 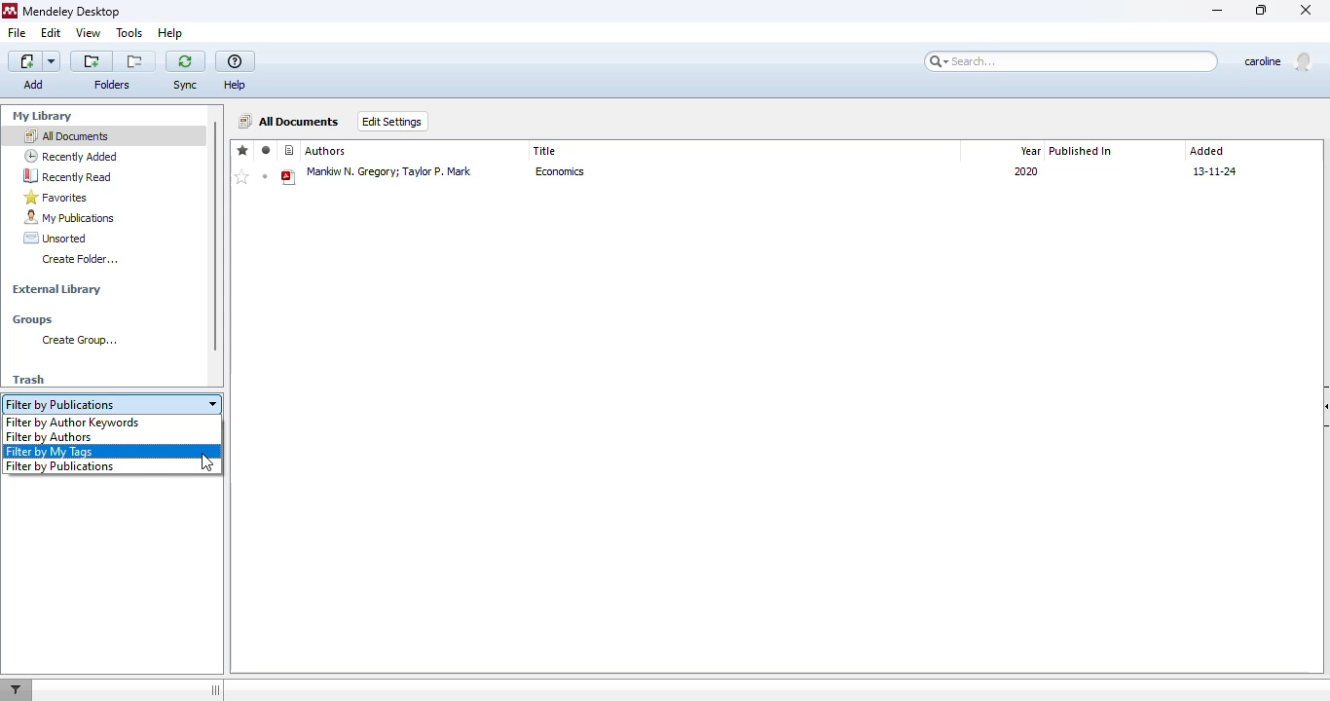 I want to click on folders, so click(x=111, y=85).